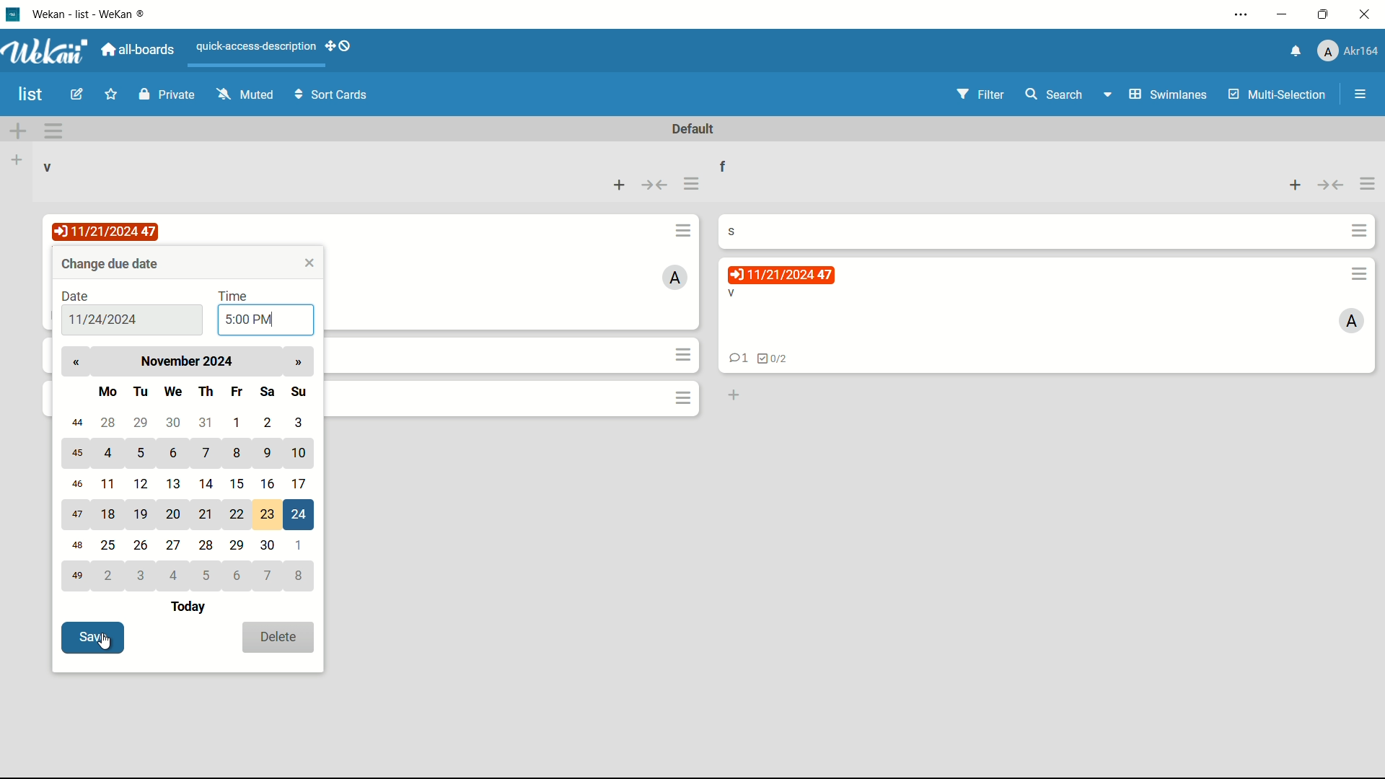 This screenshot has width=1385, height=779. I want to click on private, so click(167, 96).